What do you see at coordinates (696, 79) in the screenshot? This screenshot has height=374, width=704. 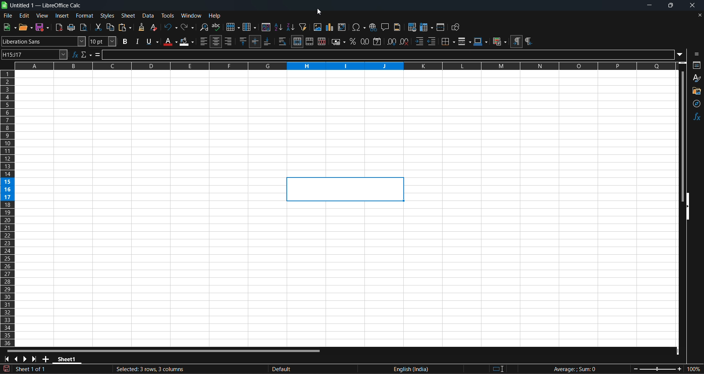 I see `styles` at bounding box center [696, 79].